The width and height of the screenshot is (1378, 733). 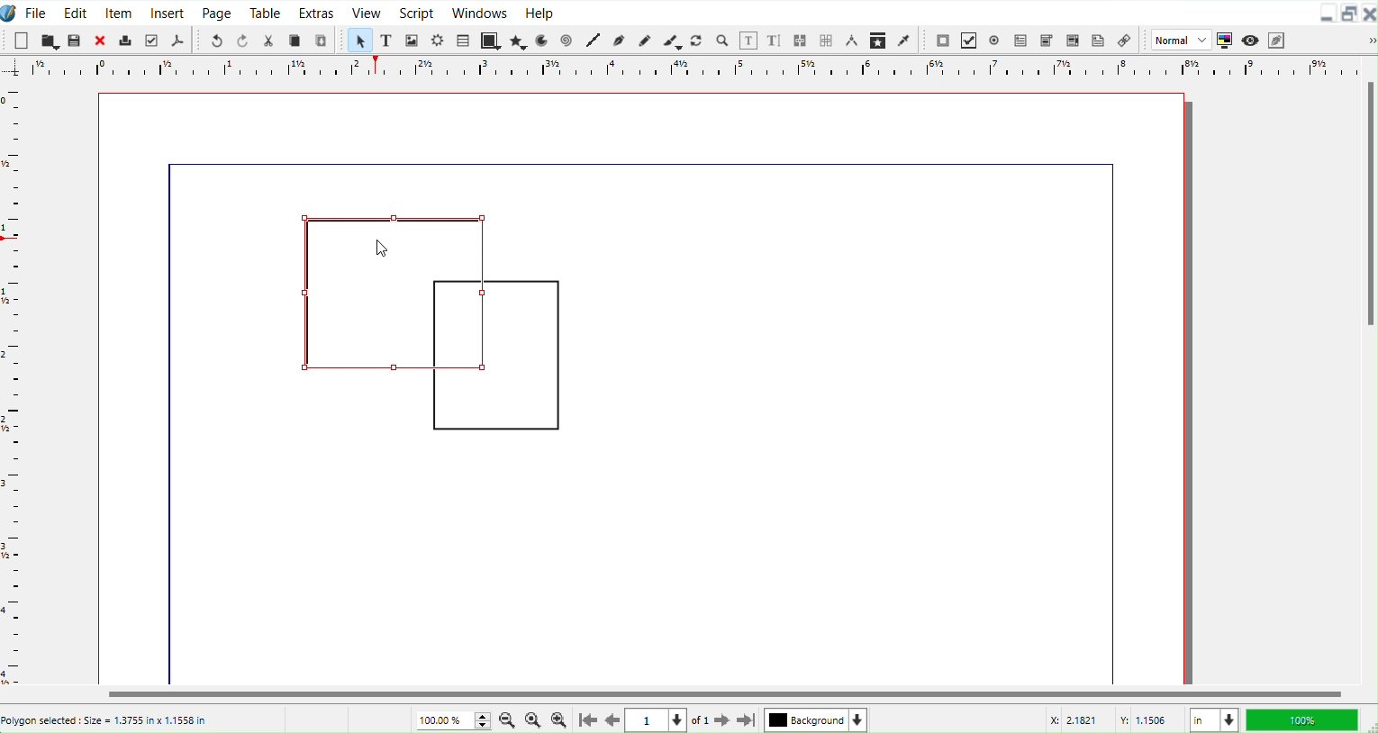 What do you see at coordinates (118, 11) in the screenshot?
I see `Item` at bounding box center [118, 11].